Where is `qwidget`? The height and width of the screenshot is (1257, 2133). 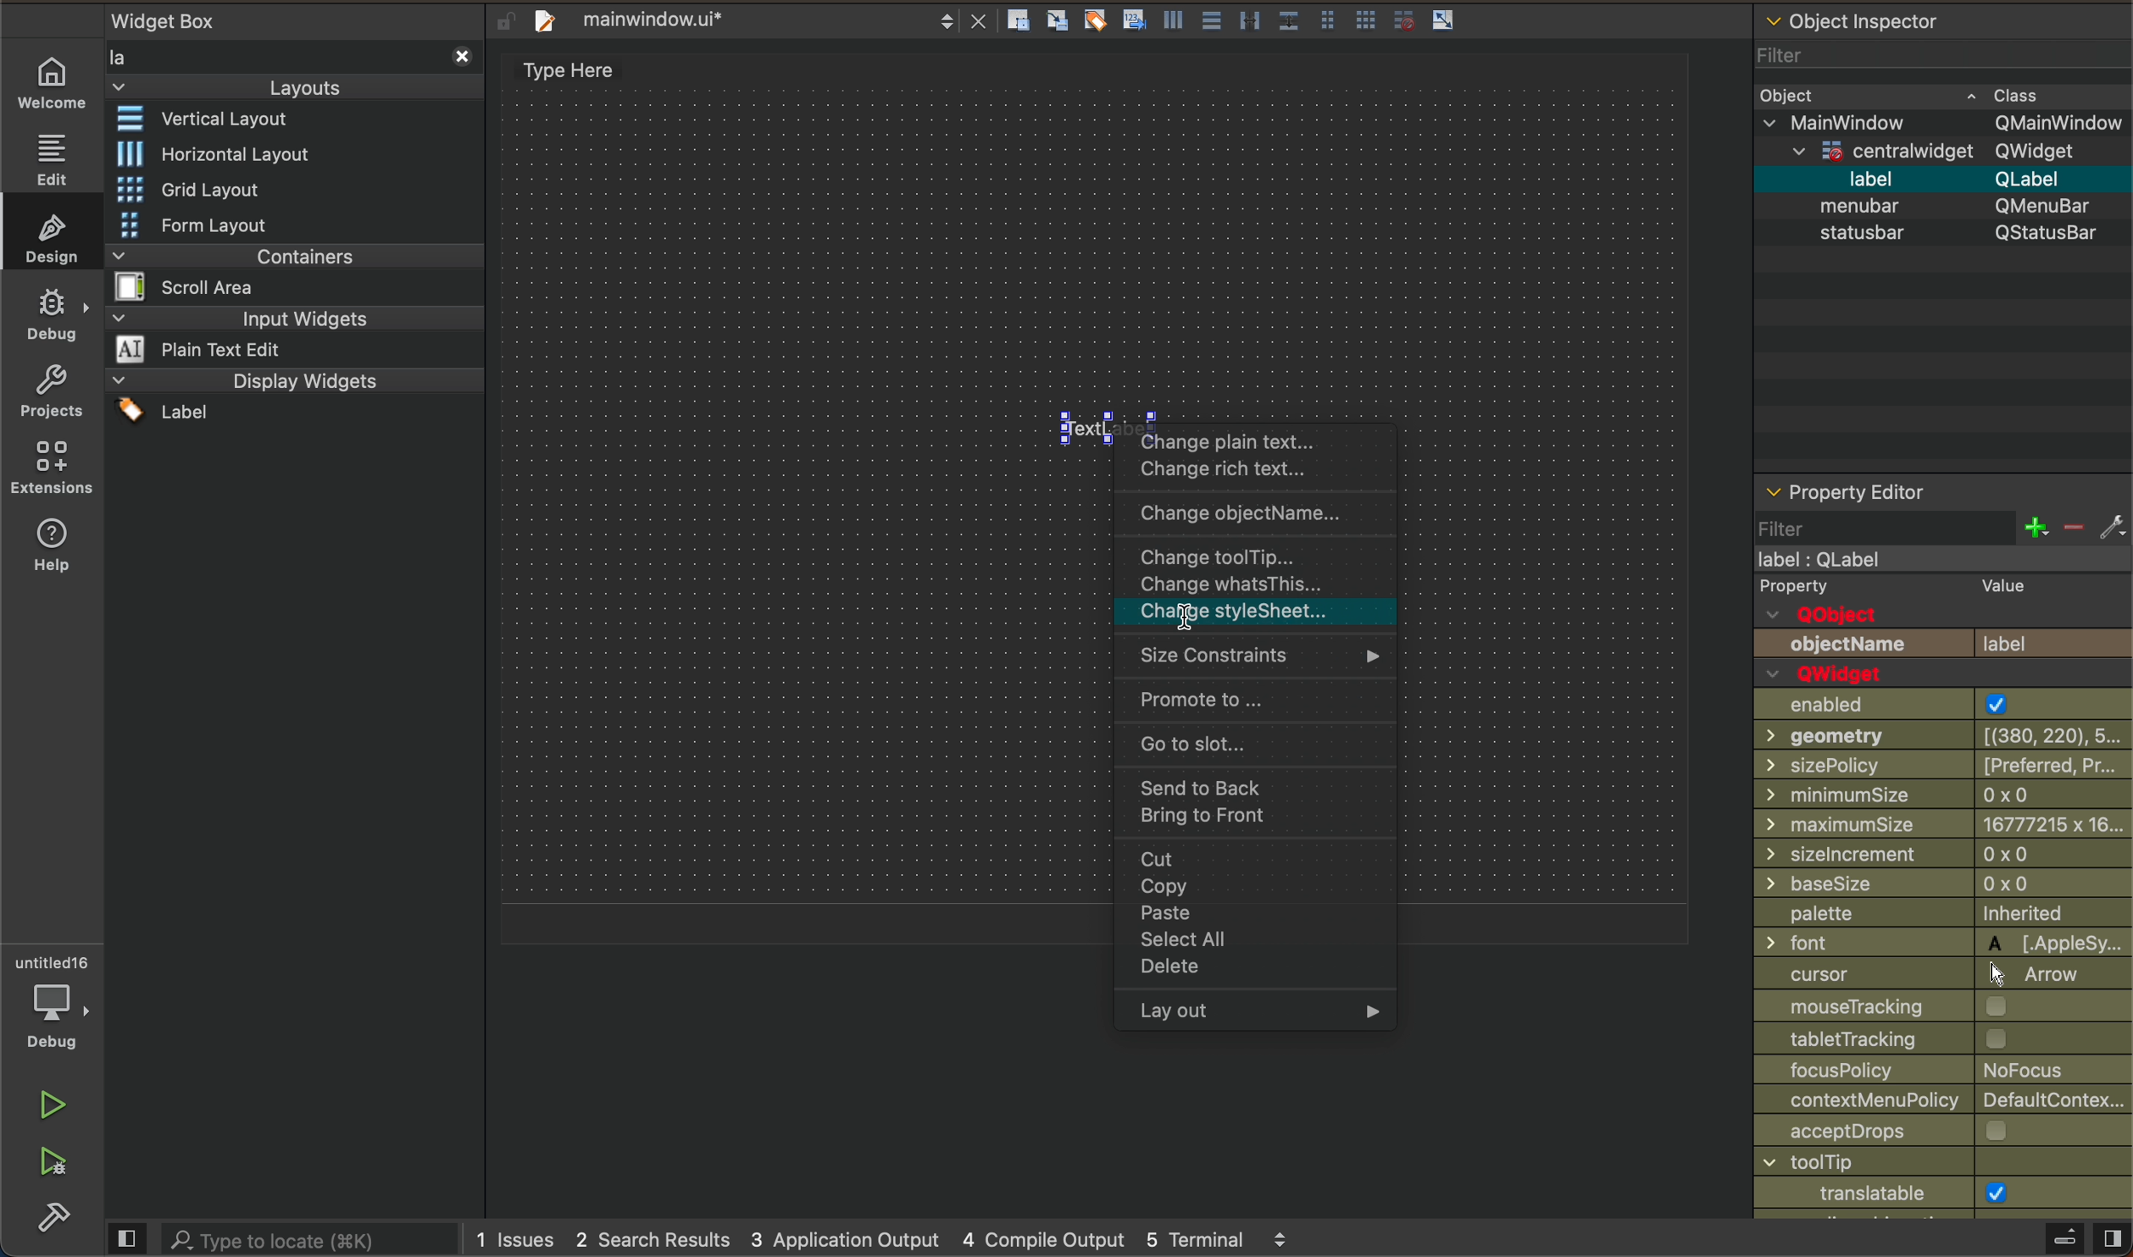 qwidget is located at coordinates (1841, 674).